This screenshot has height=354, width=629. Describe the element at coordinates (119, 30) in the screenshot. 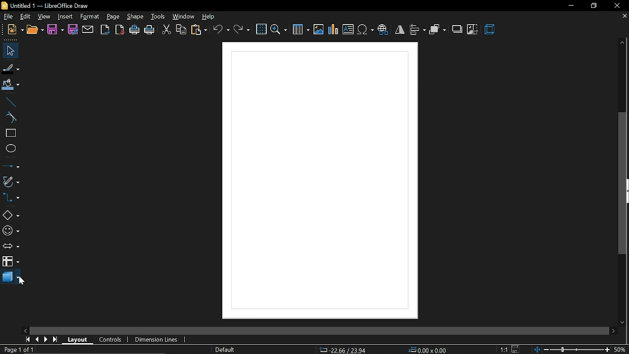

I see `export as pdf` at that location.